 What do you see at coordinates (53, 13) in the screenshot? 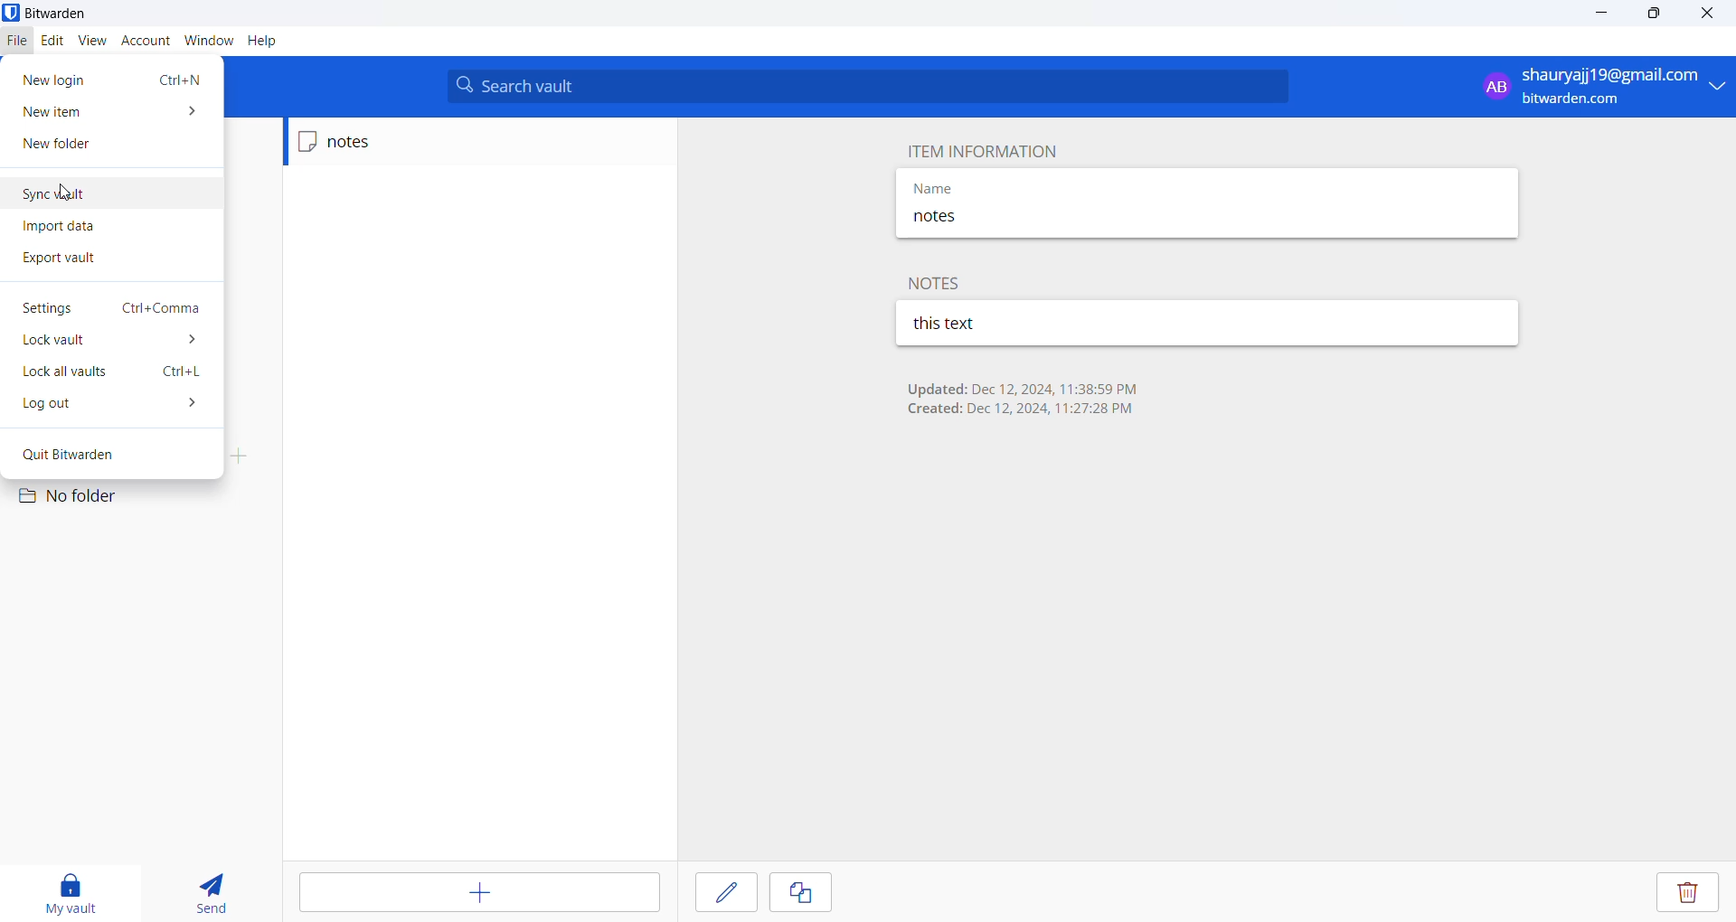
I see `bitwarden` at bounding box center [53, 13].